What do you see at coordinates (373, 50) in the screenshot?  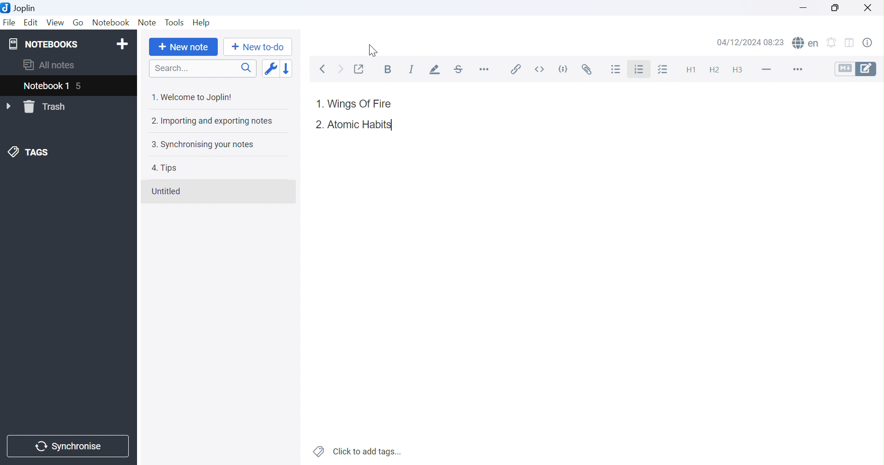 I see `Cursor` at bounding box center [373, 50].